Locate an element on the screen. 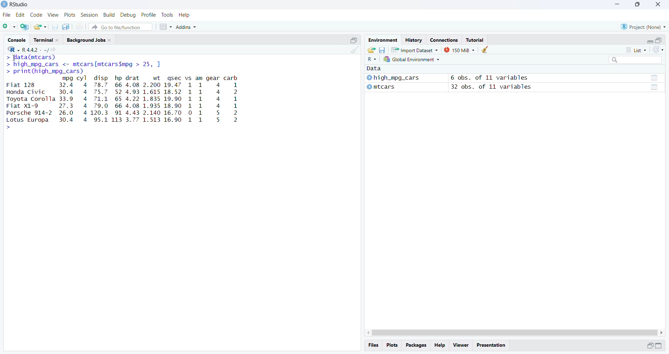  Debug is located at coordinates (129, 15).